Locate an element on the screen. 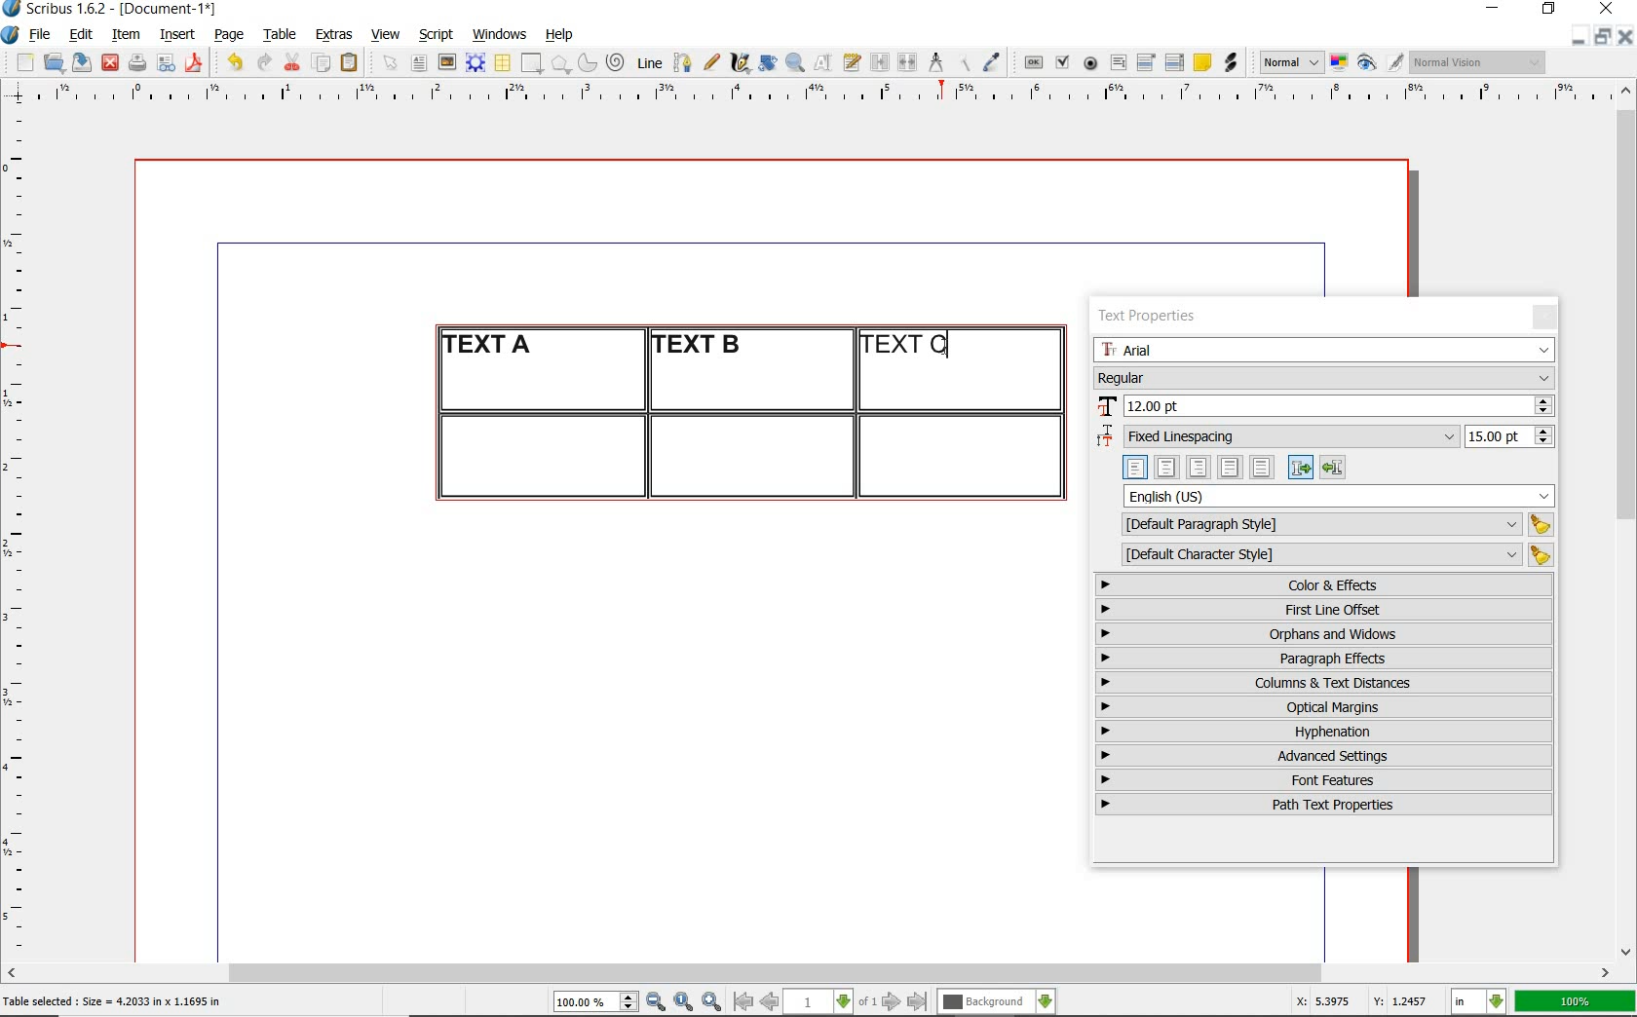 The width and height of the screenshot is (1637, 1017). advanced settings is located at coordinates (1322, 755).